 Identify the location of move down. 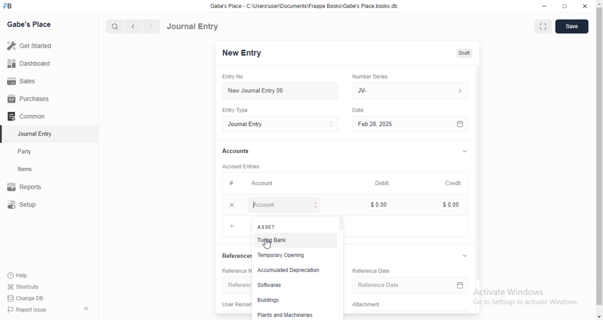
(599, 317).